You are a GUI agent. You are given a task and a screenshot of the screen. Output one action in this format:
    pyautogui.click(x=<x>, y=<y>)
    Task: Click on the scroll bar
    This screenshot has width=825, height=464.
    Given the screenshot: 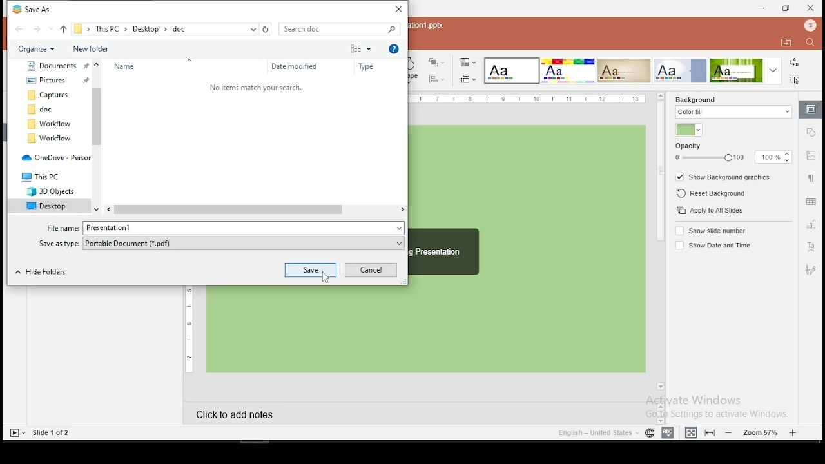 What is the action you would take?
    pyautogui.click(x=660, y=246)
    